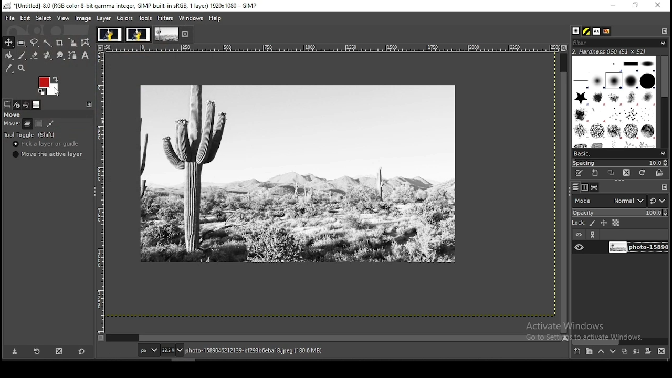 The width and height of the screenshot is (672, 378). I want to click on units, so click(147, 350).